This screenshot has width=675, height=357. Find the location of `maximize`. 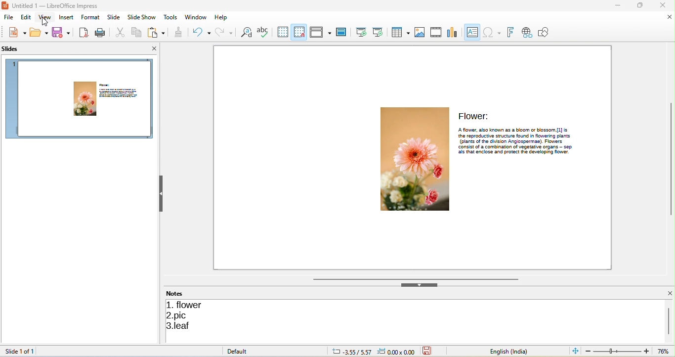

maximize is located at coordinates (642, 5).